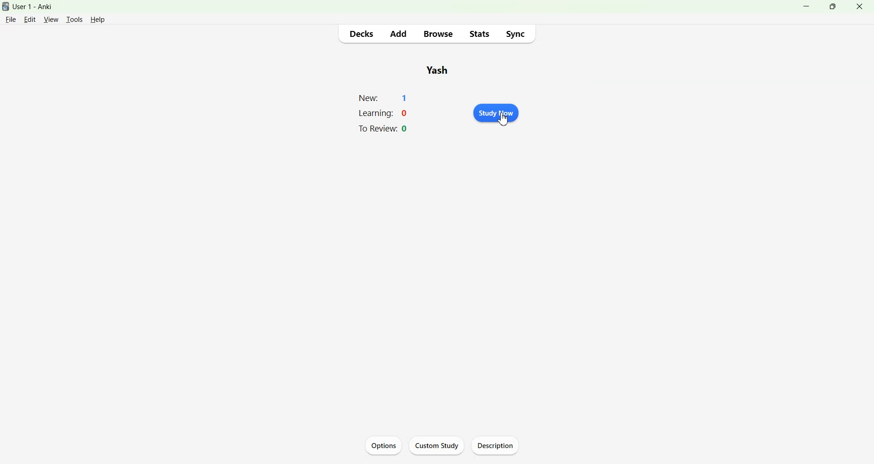 Image resolution: width=874 pixels, height=464 pixels. I want to click on Description, so click(498, 445).